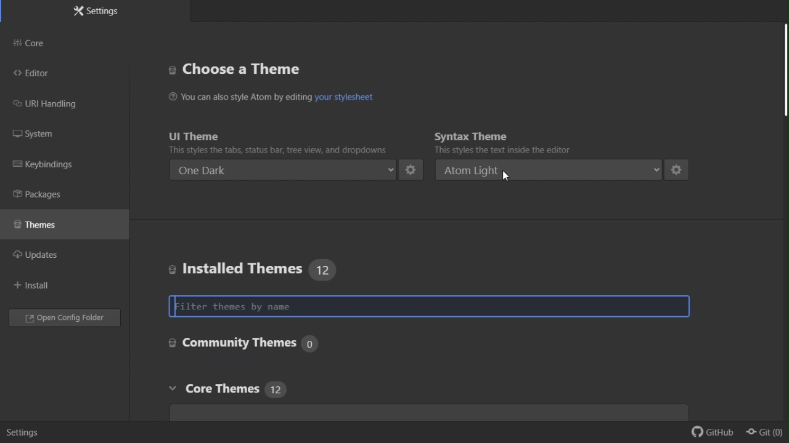 This screenshot has width=789, height=443. What do you see at coordinates (44, 257) in the screenshot?
I see `updates` at bounding box center [44, 257].